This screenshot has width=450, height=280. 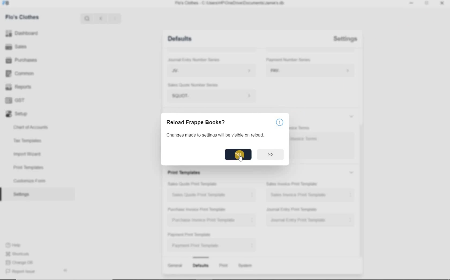 What do you see at coordinates (20, 263) in the screenshot?
I see `Change DB` at bounding box center [20, 263].